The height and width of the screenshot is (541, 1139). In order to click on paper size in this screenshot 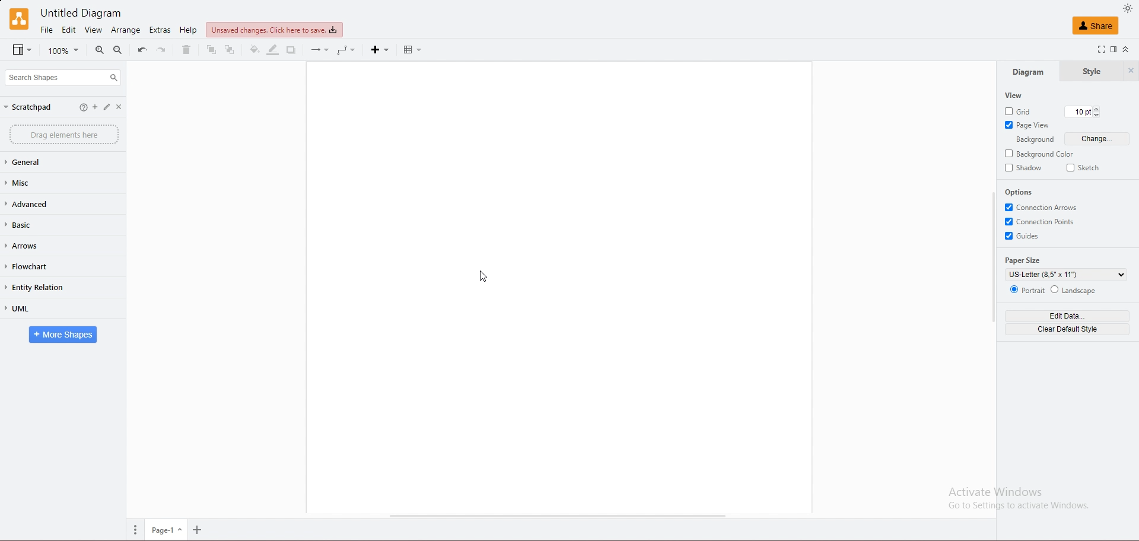, I will do `click(1025, 260)`.